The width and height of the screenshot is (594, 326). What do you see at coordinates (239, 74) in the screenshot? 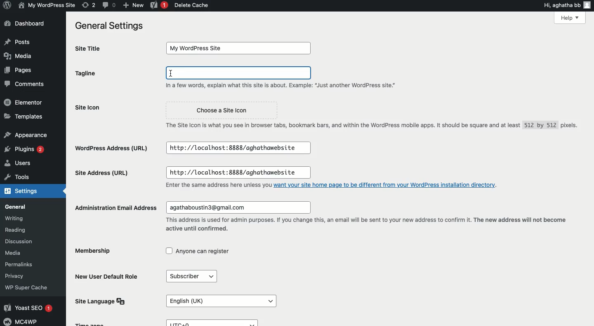
I see `Typing ` at bounding box center [239, 74].